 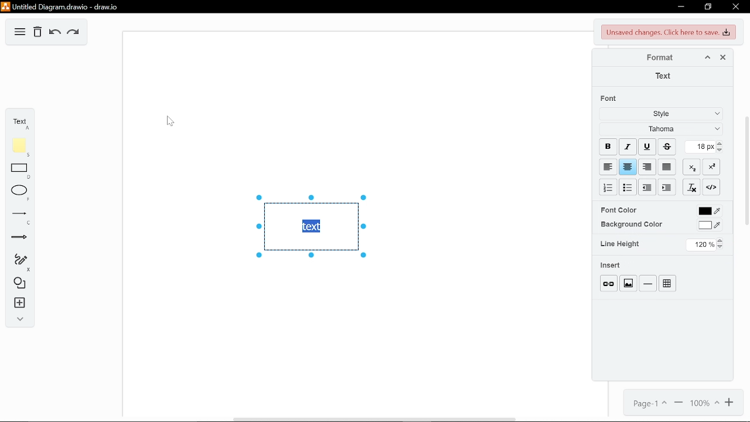 What do you see at coordinates (628, 188) in the screenshot?
I see `bulleted list` at bounding box center [628, 188].